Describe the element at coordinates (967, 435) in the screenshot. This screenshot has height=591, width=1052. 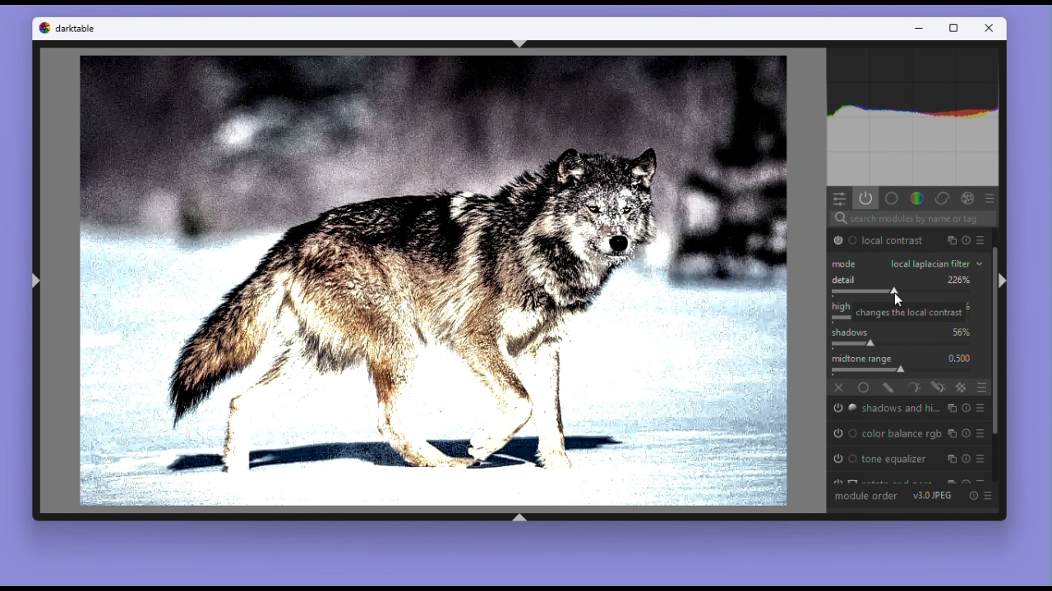
I see `reset parameters` at that location.